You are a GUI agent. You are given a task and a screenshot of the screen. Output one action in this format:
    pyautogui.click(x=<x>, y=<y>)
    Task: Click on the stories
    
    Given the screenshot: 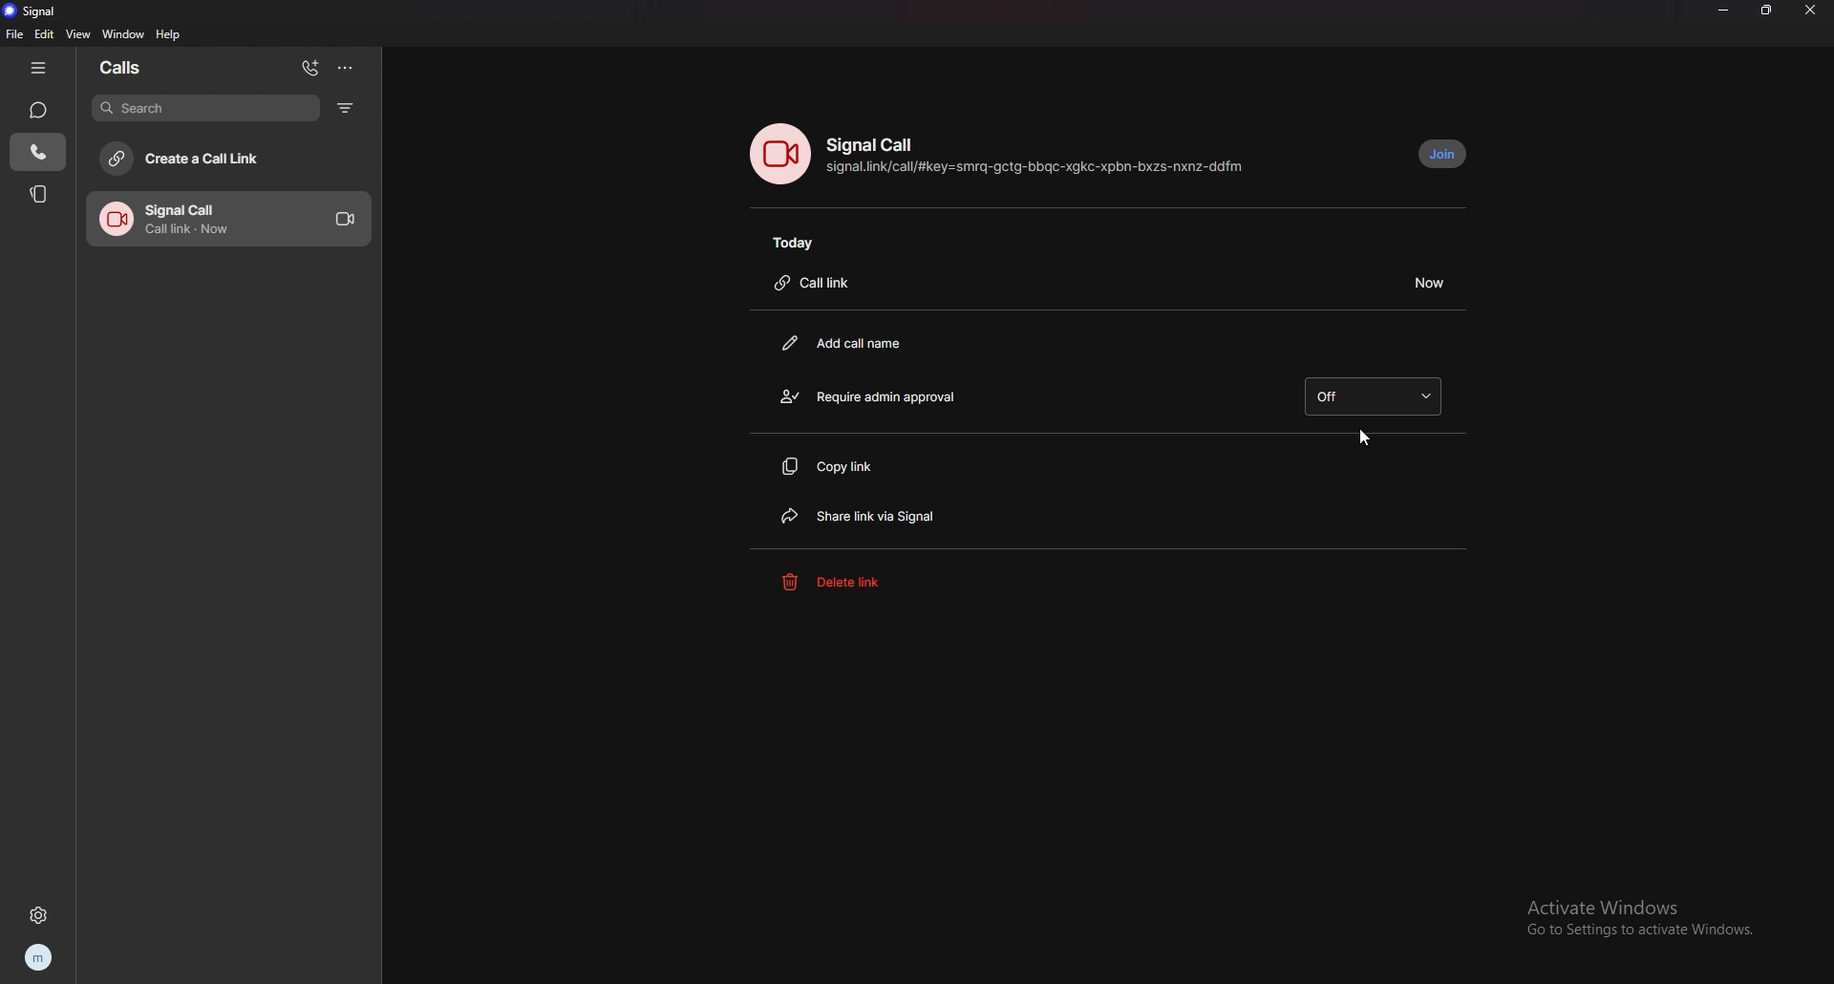 What is the action you would take?
    pyautogui.click(x=40, y=192)
    